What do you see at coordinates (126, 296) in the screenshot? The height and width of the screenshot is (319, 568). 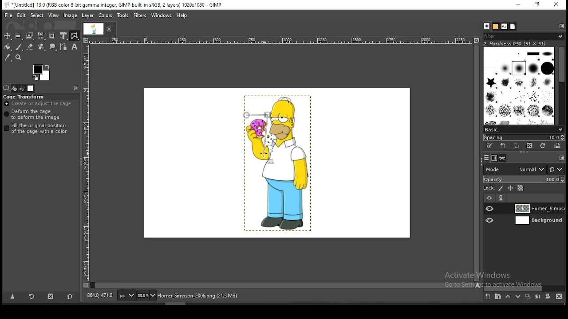 I see `units` at bounding box center [126, 296].